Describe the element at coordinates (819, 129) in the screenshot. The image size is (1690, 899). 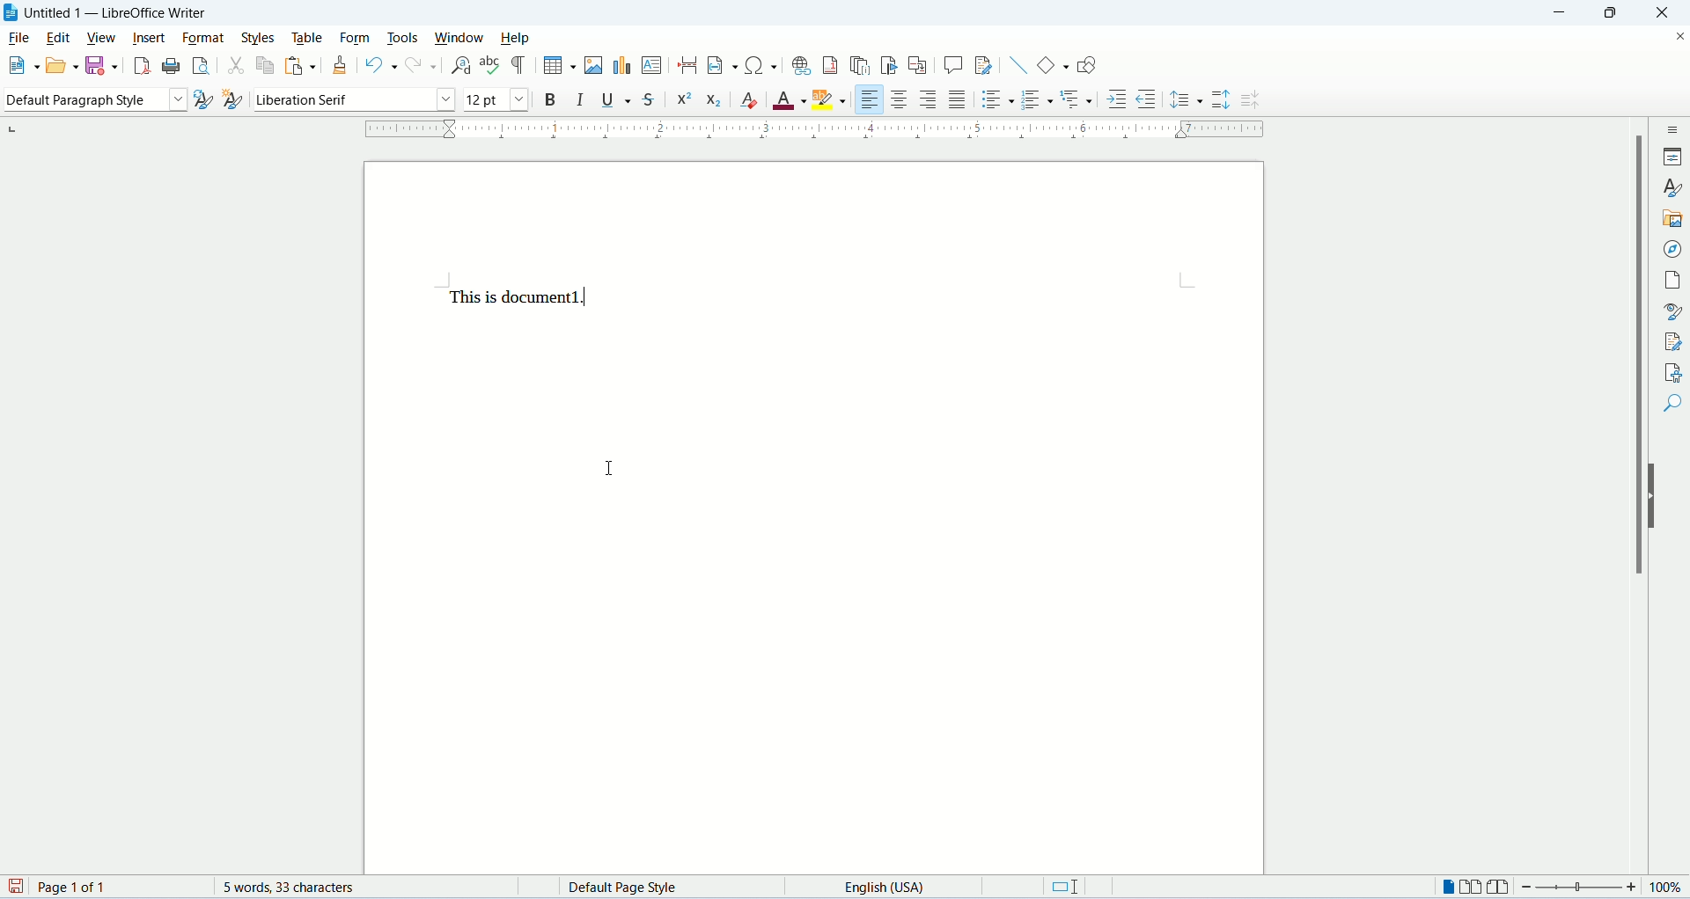
I see `ruler` at that location.